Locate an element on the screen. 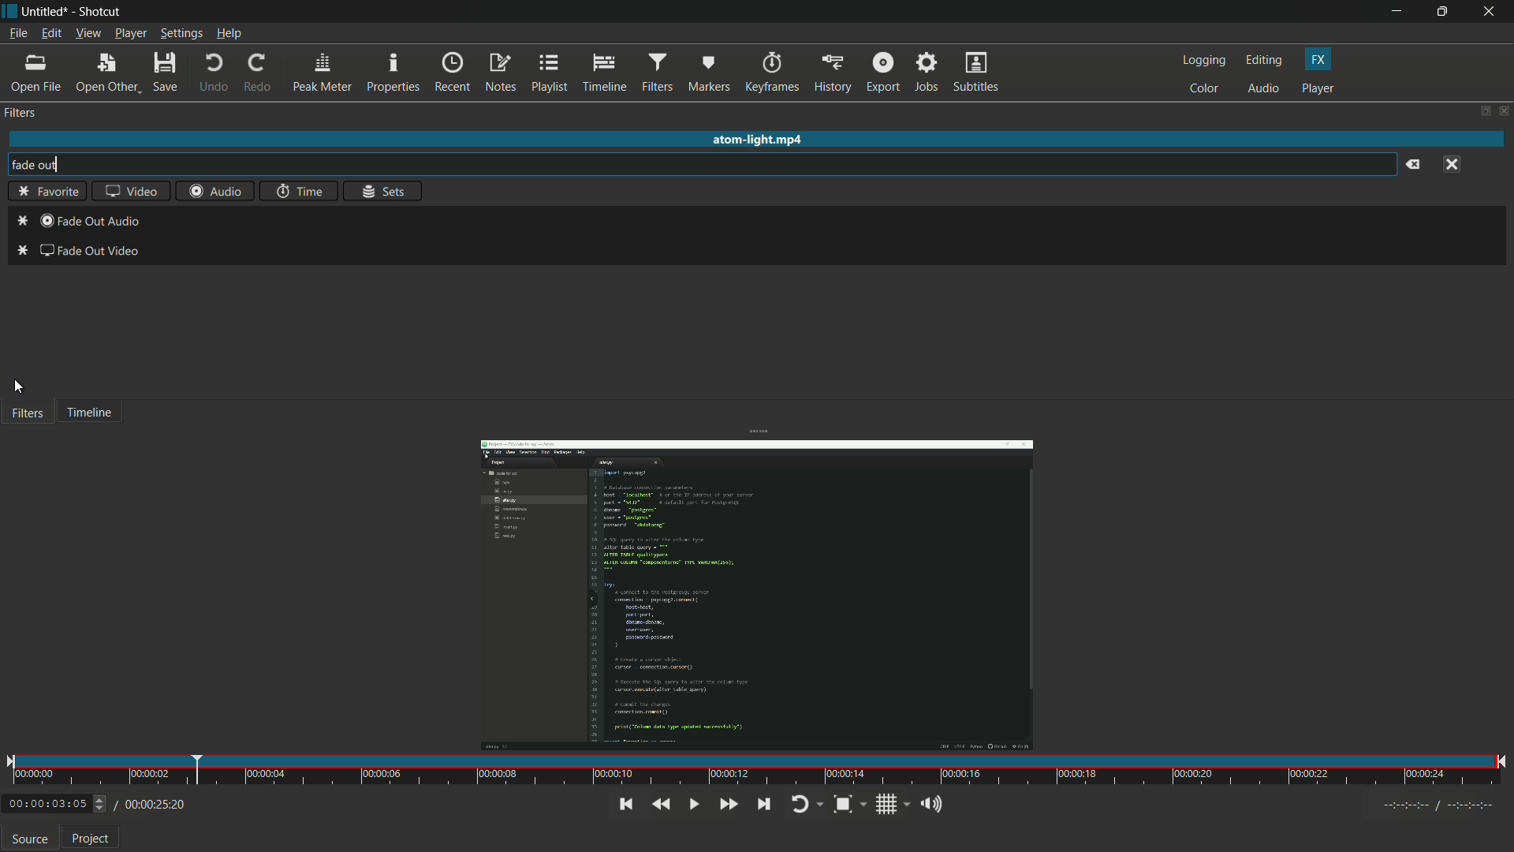  peak meter is located at coordinates (323, 73).